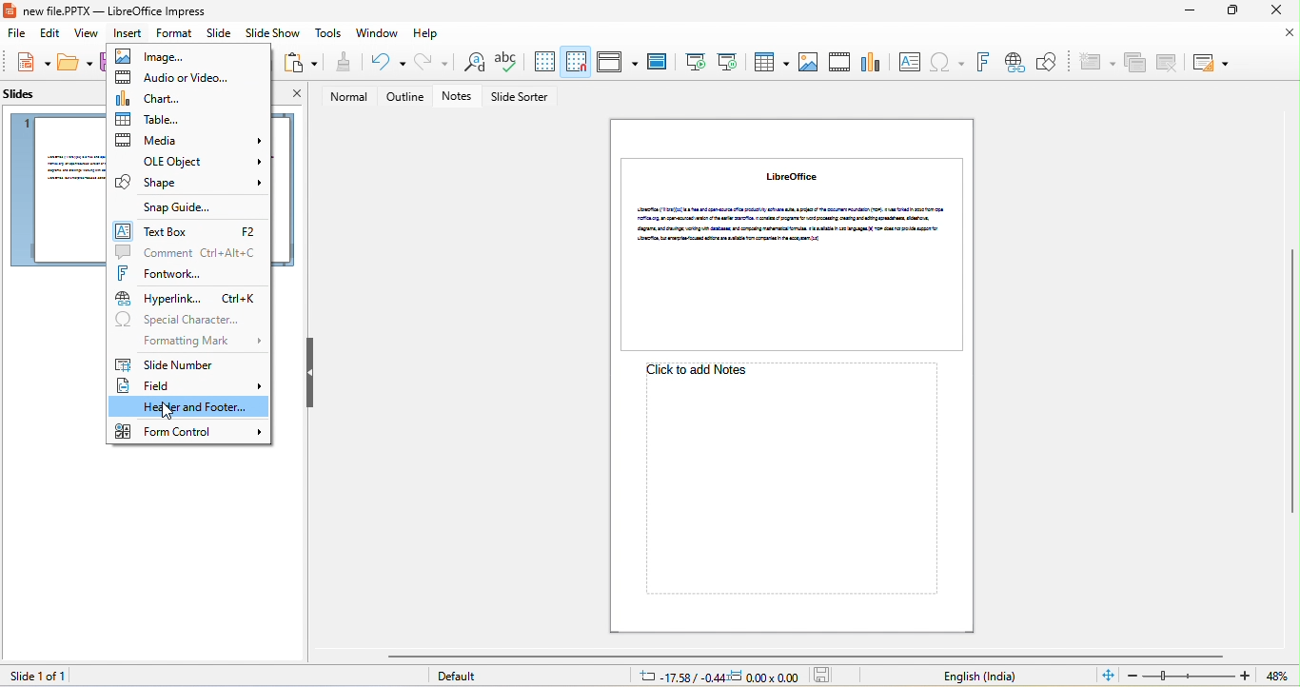 This screenshot has width=1300, height=687. What do you see at coordinates (1290, 33) in the screenshot?
I see `close` at bounding box center [1290, 33].